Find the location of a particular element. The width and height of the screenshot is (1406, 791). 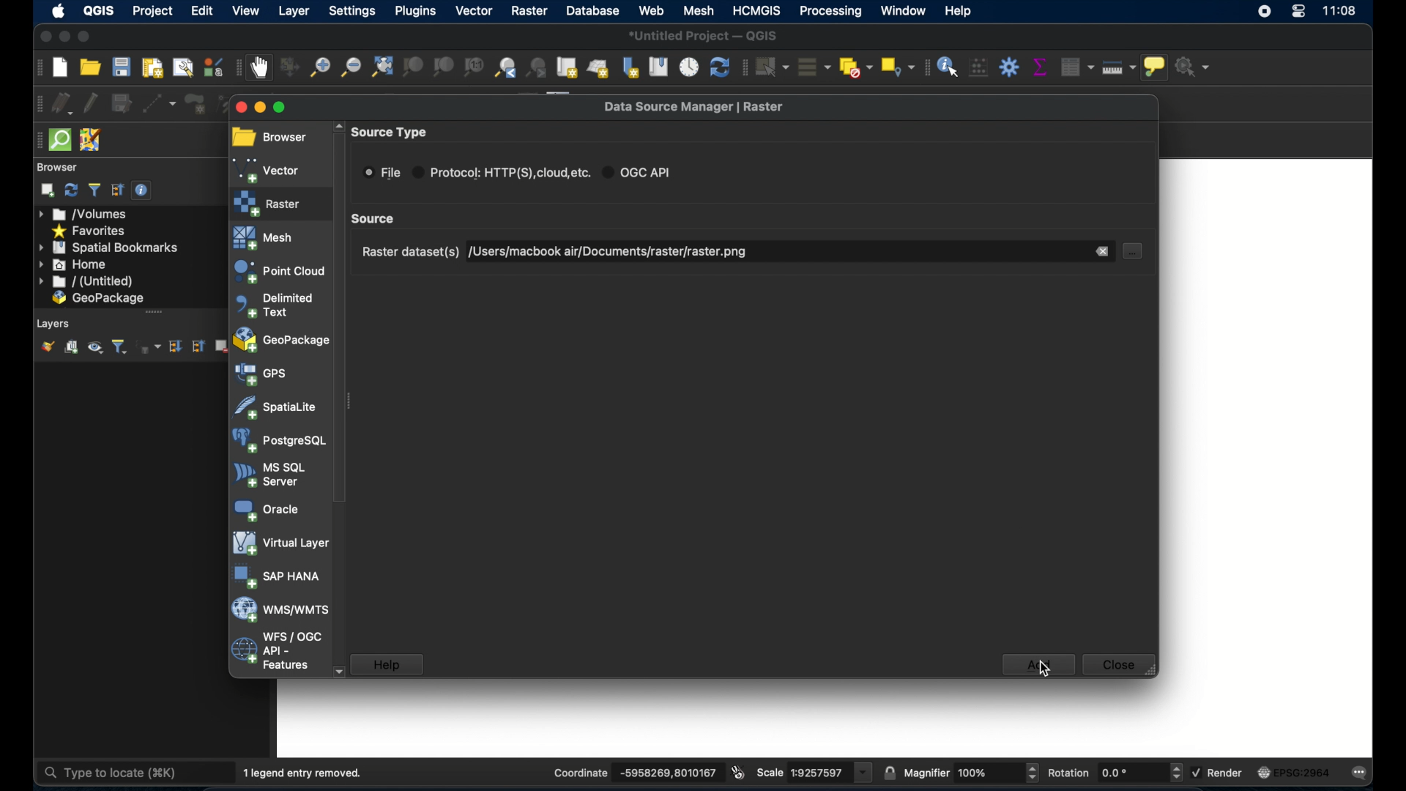

type to locate is located at coordinates (114, 771).